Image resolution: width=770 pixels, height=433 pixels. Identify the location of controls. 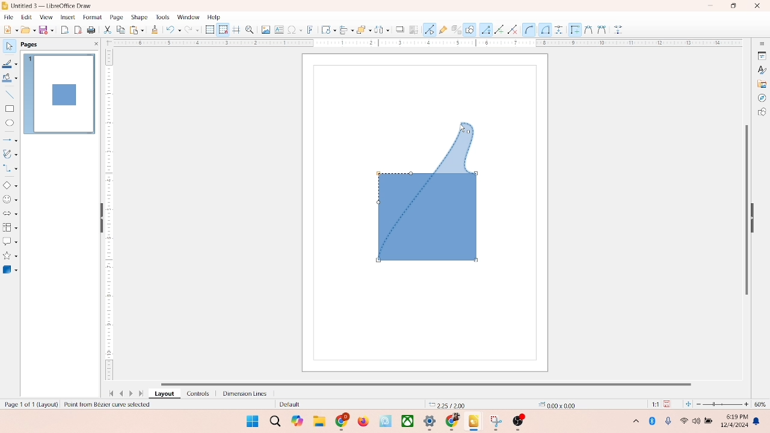
(195, 393).